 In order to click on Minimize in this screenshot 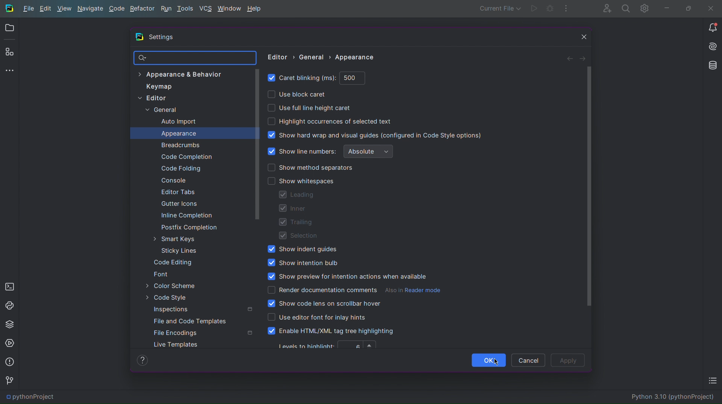, I will do `click(666, 8)`.